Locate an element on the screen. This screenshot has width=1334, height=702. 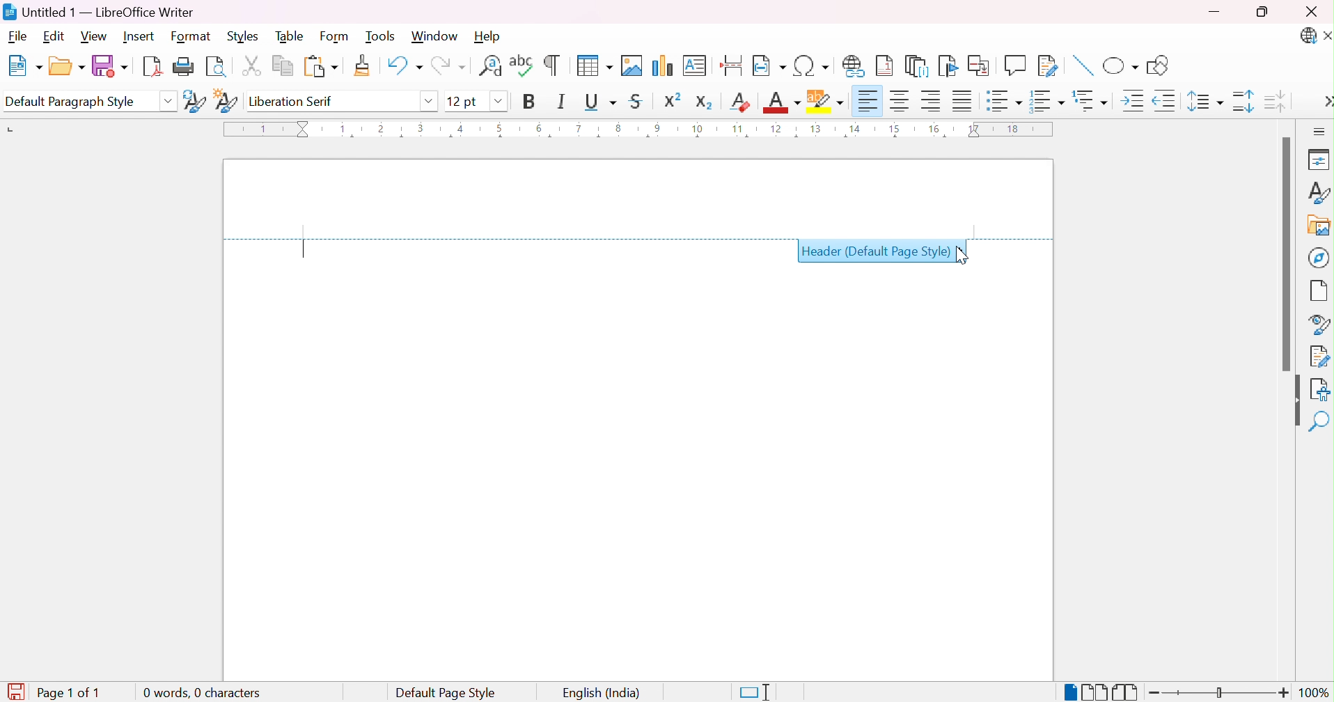
Single-page view is located at coordinates (1071, 693).